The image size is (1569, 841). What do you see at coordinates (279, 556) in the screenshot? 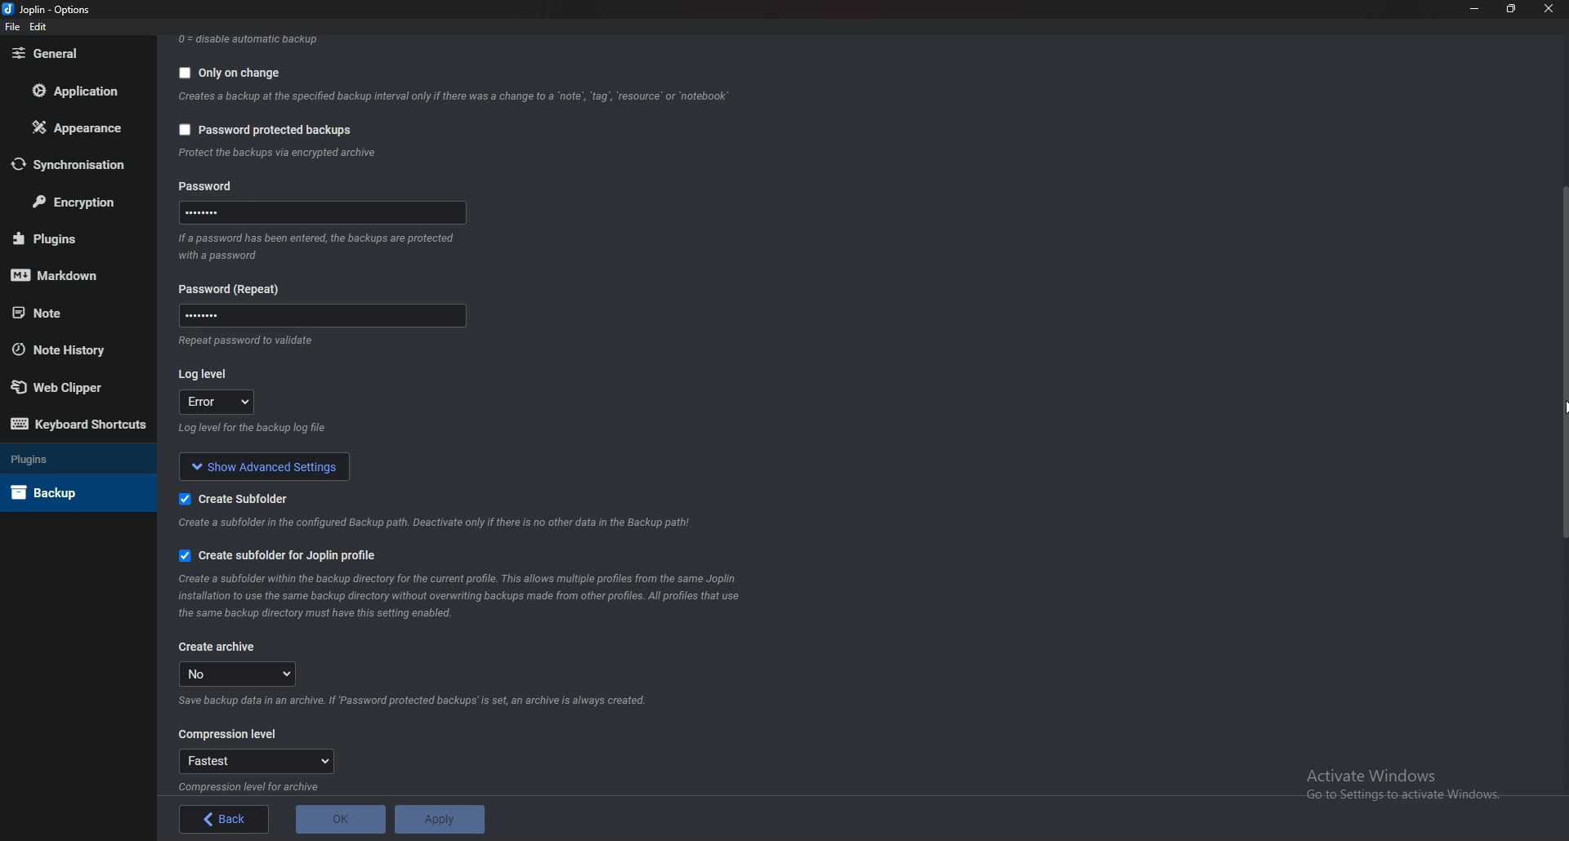
I see `Create subfolder for Joplin profile` at bounding box center [279, 556].